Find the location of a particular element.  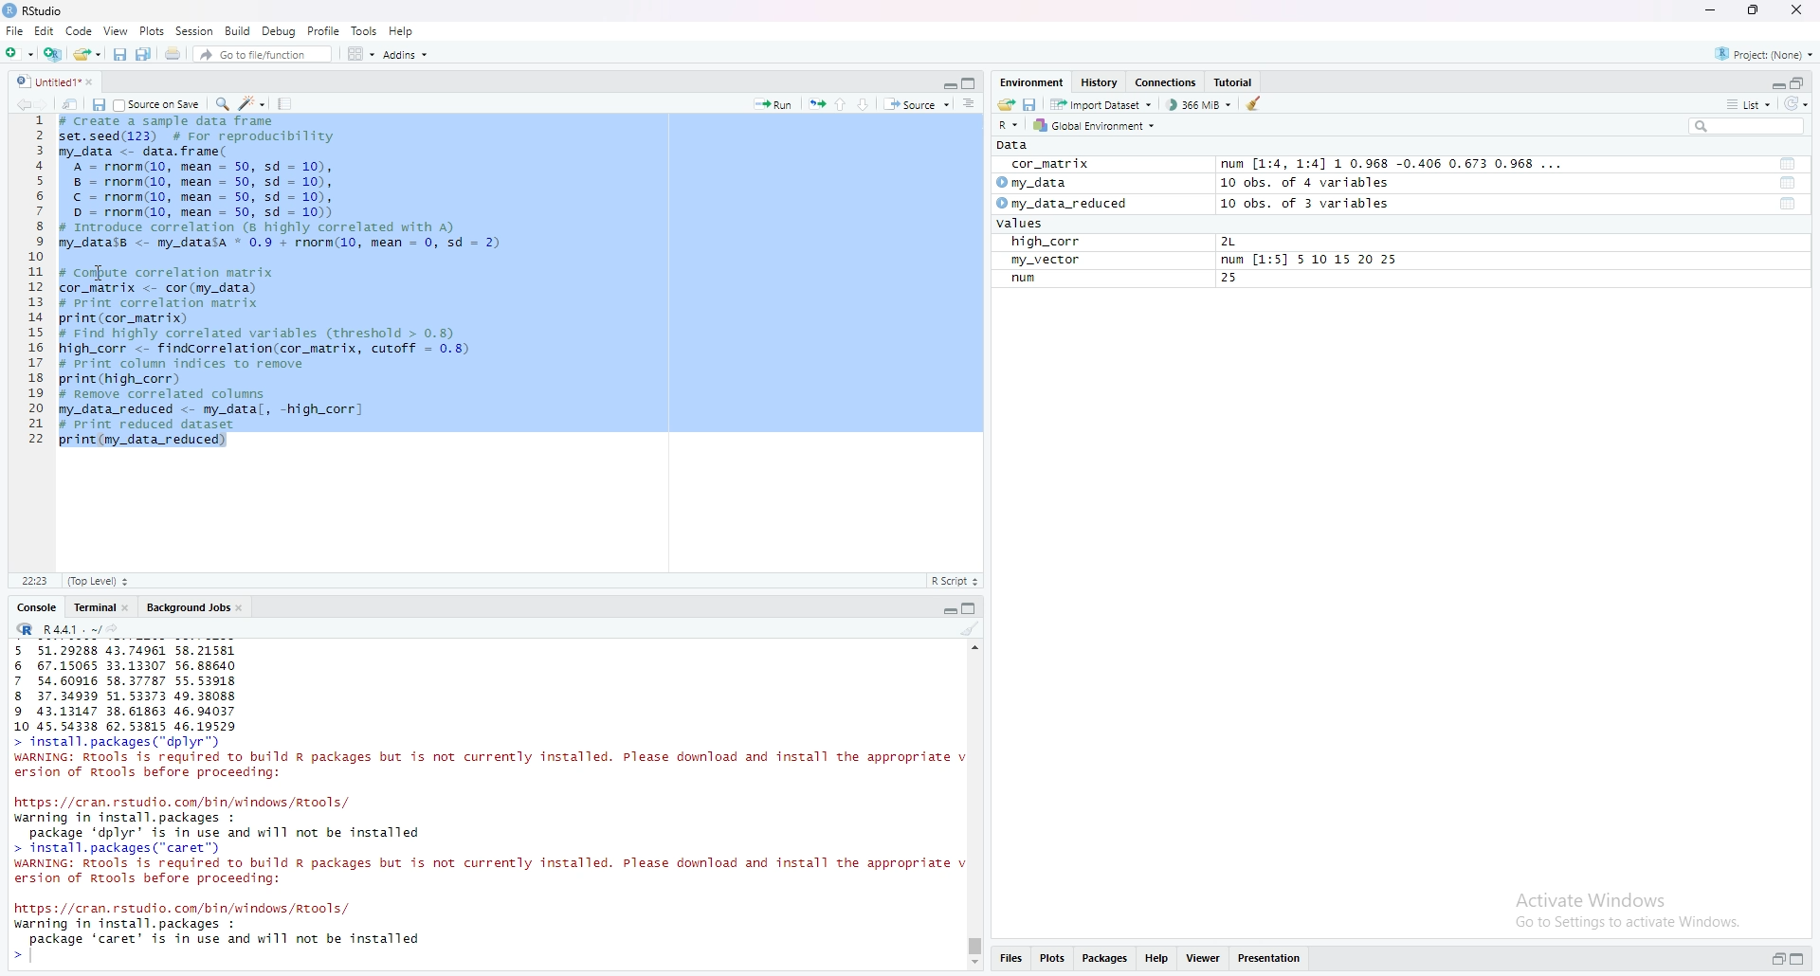

Viewer is located at coordinates (1205, 957).